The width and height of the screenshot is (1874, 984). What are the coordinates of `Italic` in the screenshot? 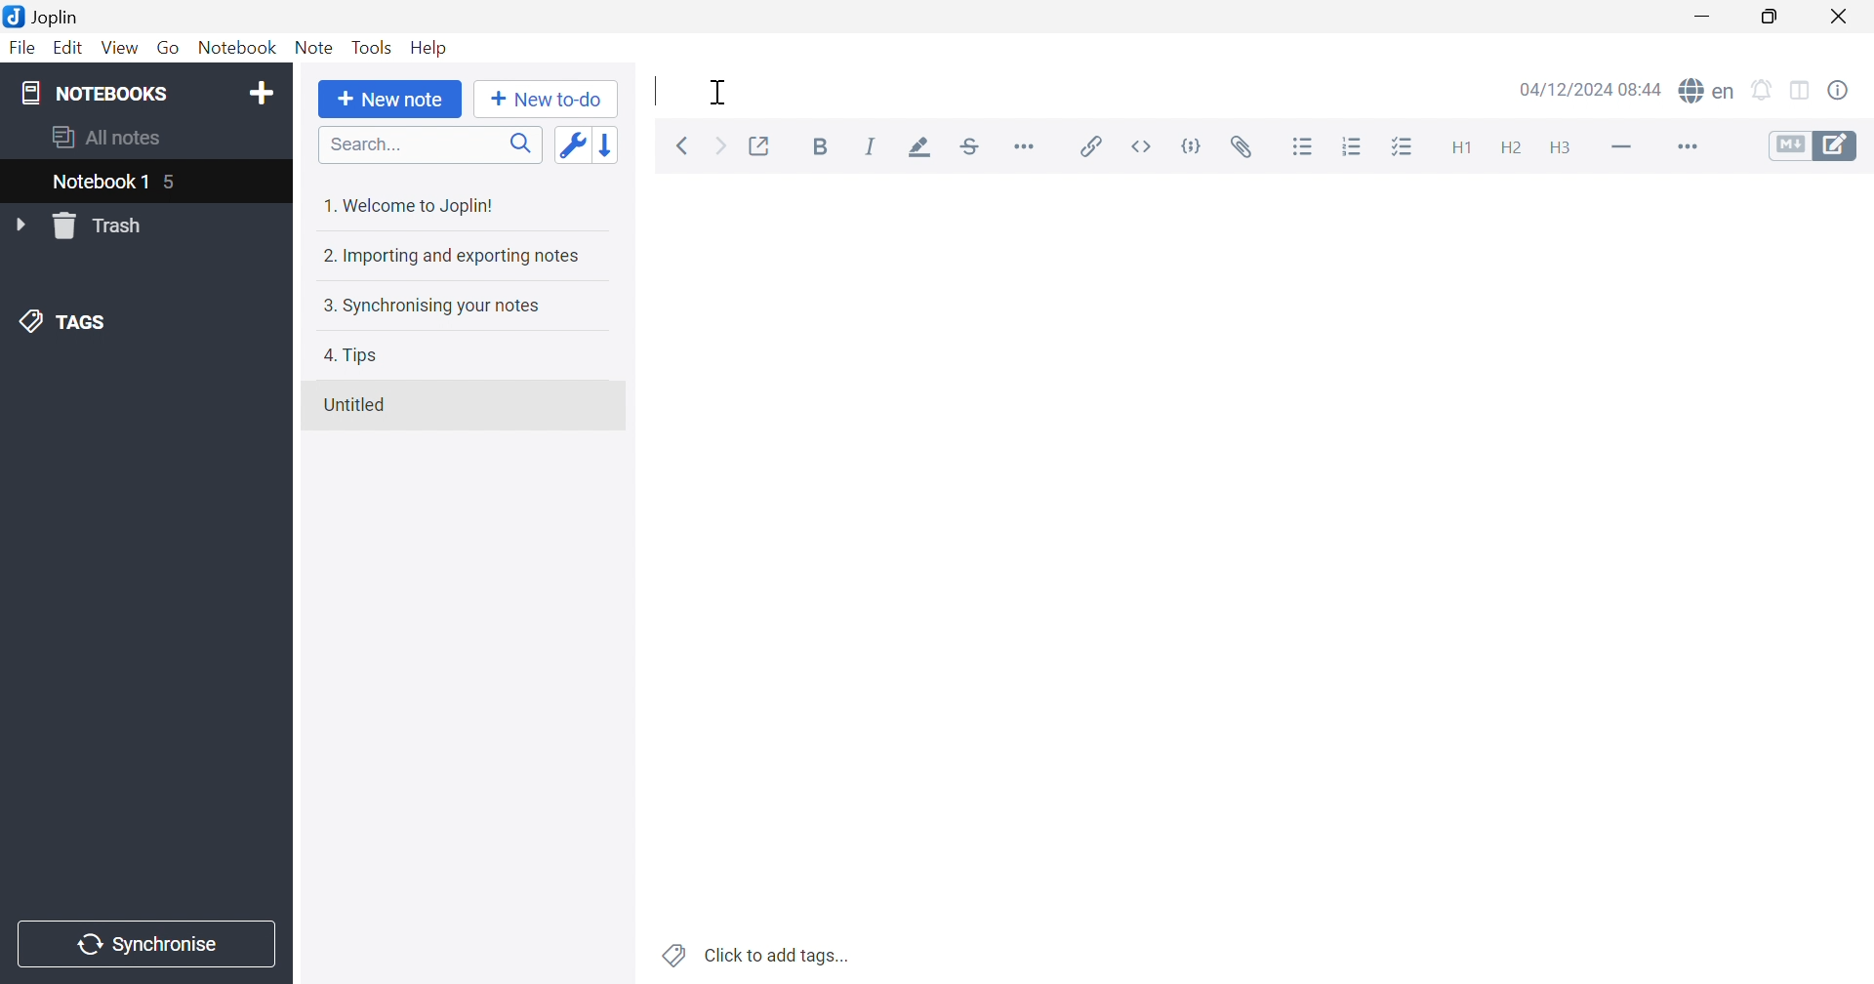 It's located at (870, 144).